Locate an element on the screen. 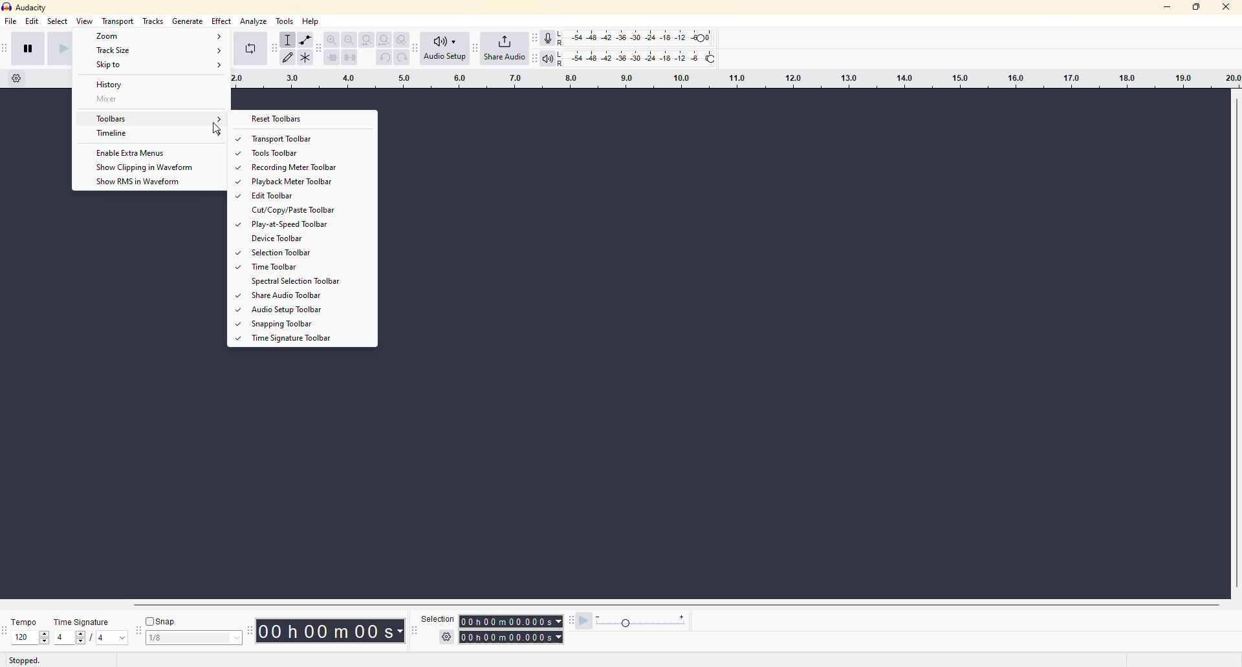 The image size is (1242, 667). audacity recording meter toolbar is located at coordinates (536, 37).